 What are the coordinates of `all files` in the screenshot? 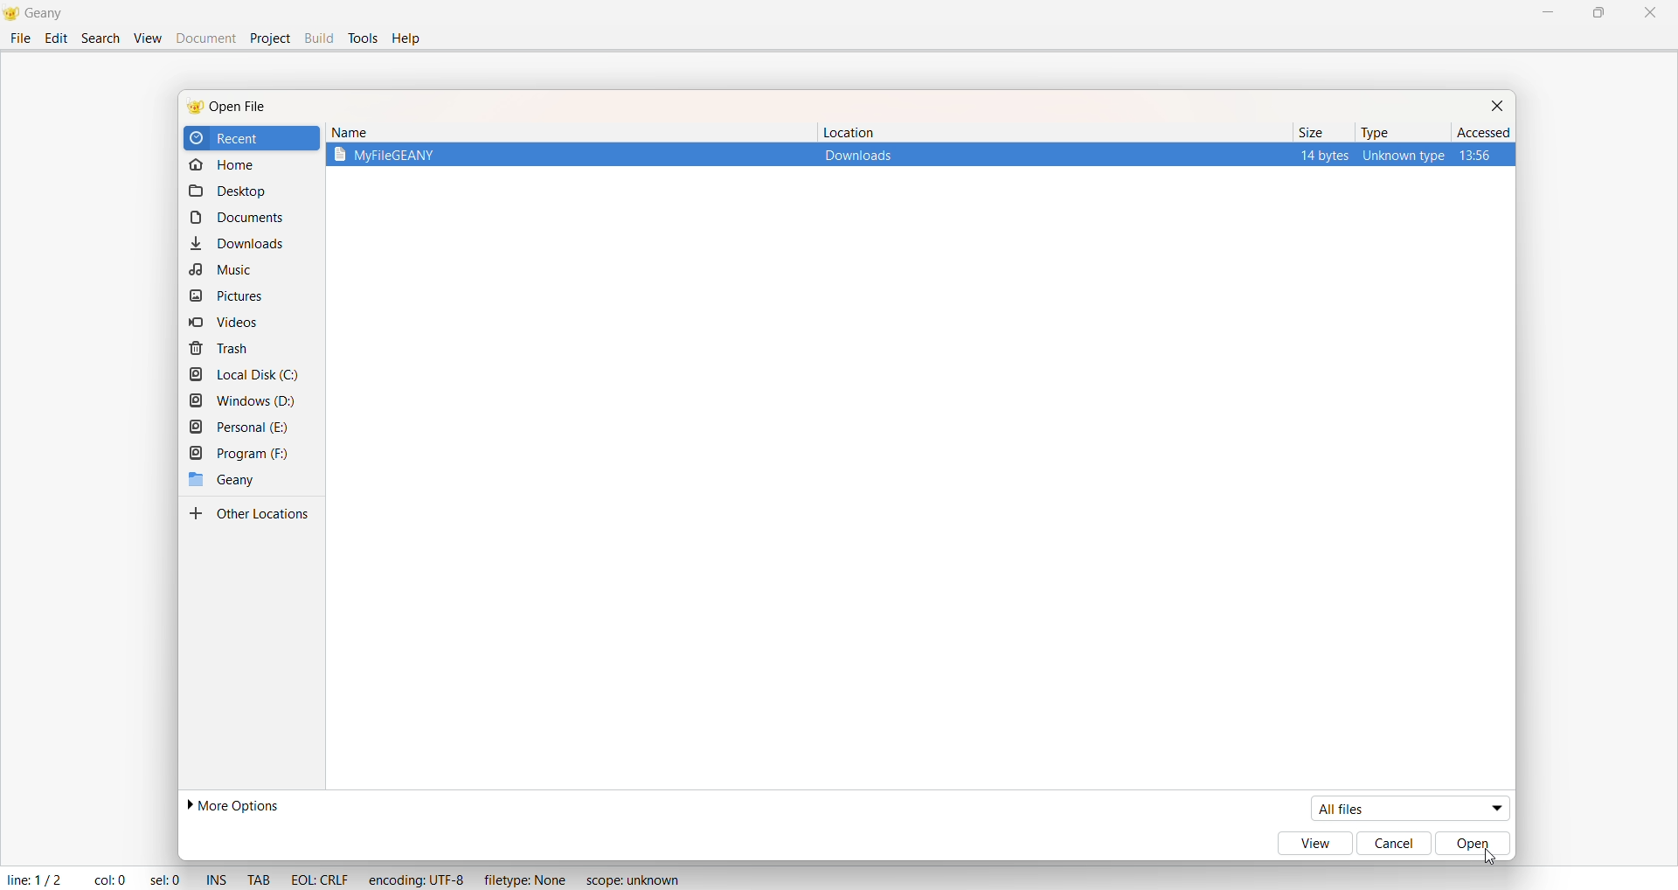 It's located at (1390, 807).